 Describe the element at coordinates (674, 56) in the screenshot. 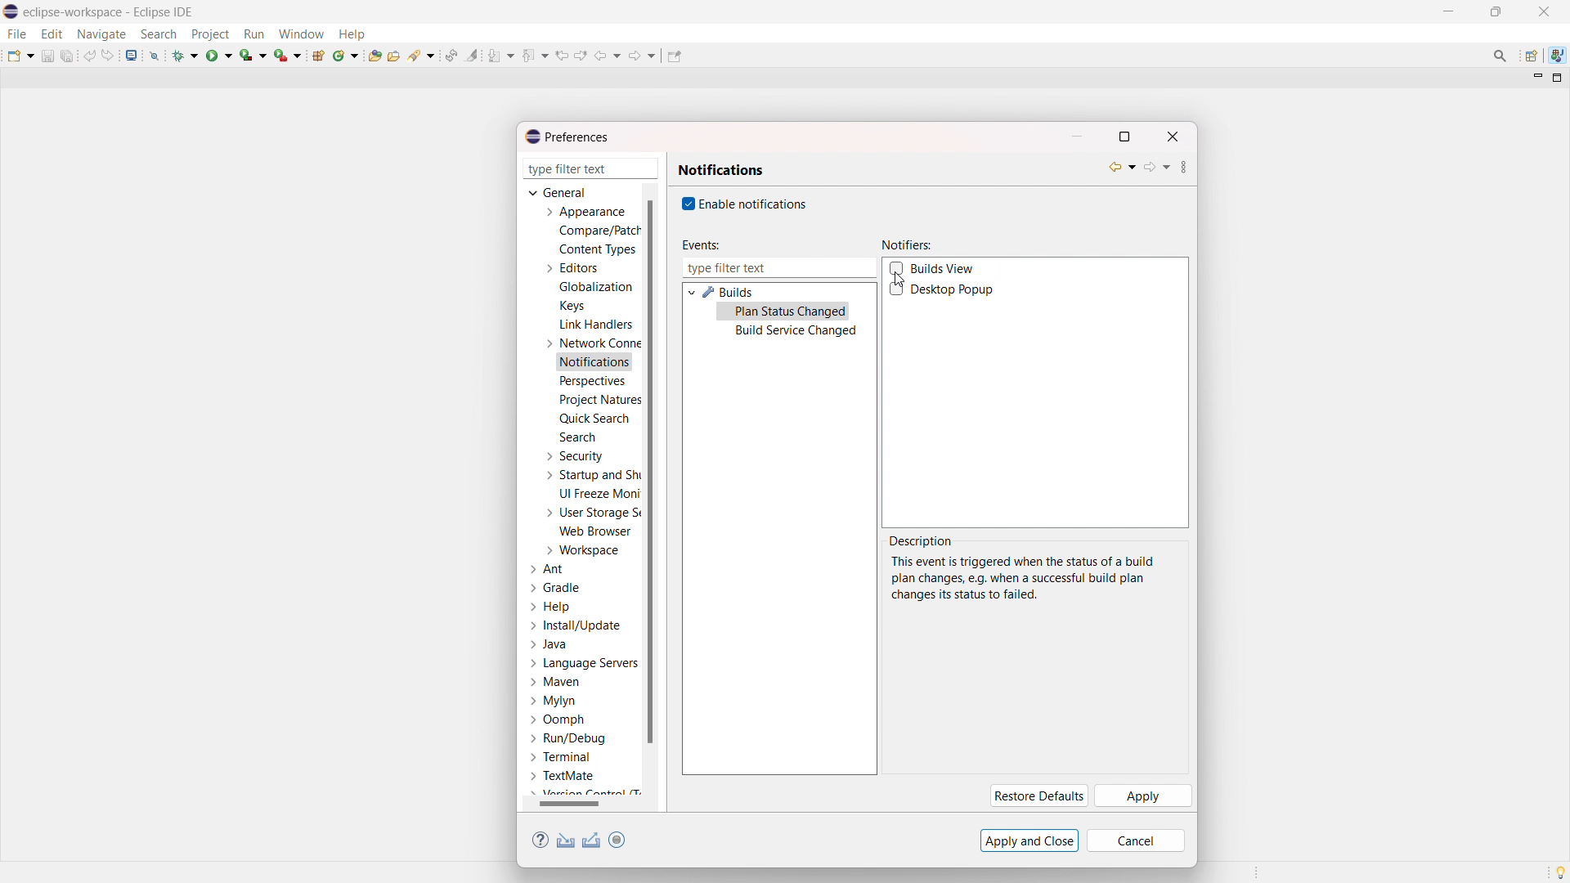

I see `pin editor` at that location.